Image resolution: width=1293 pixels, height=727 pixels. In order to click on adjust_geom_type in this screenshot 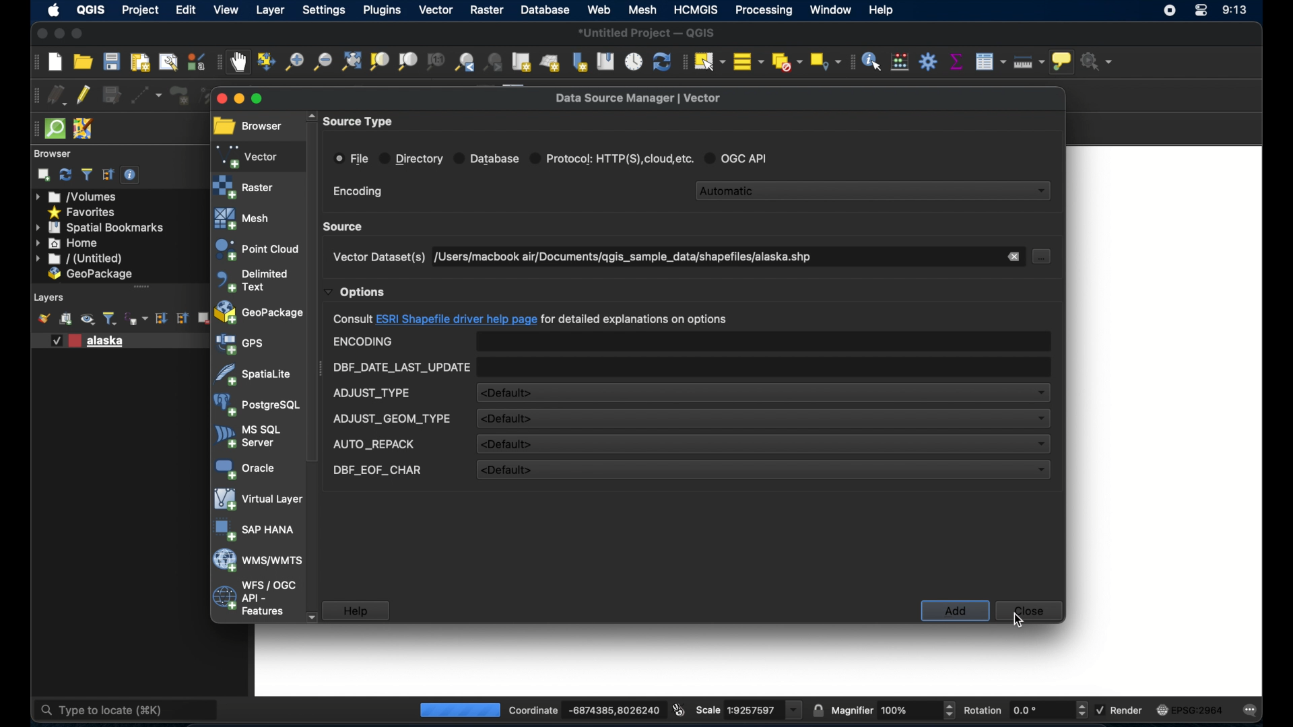, I will do `click(392, 419)`.